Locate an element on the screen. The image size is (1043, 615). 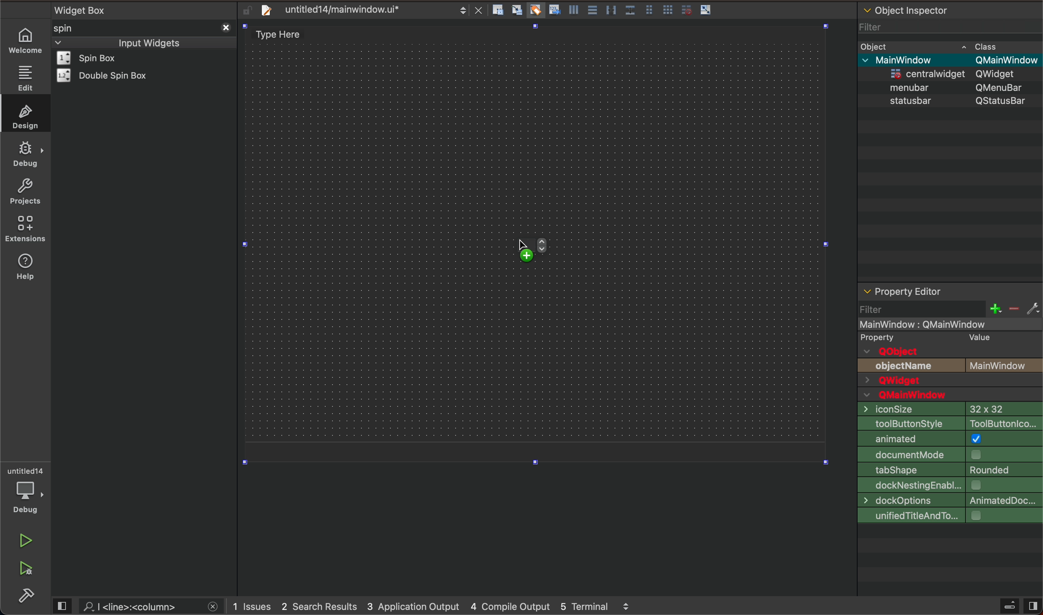
widget is located at coordinates (98, 58).